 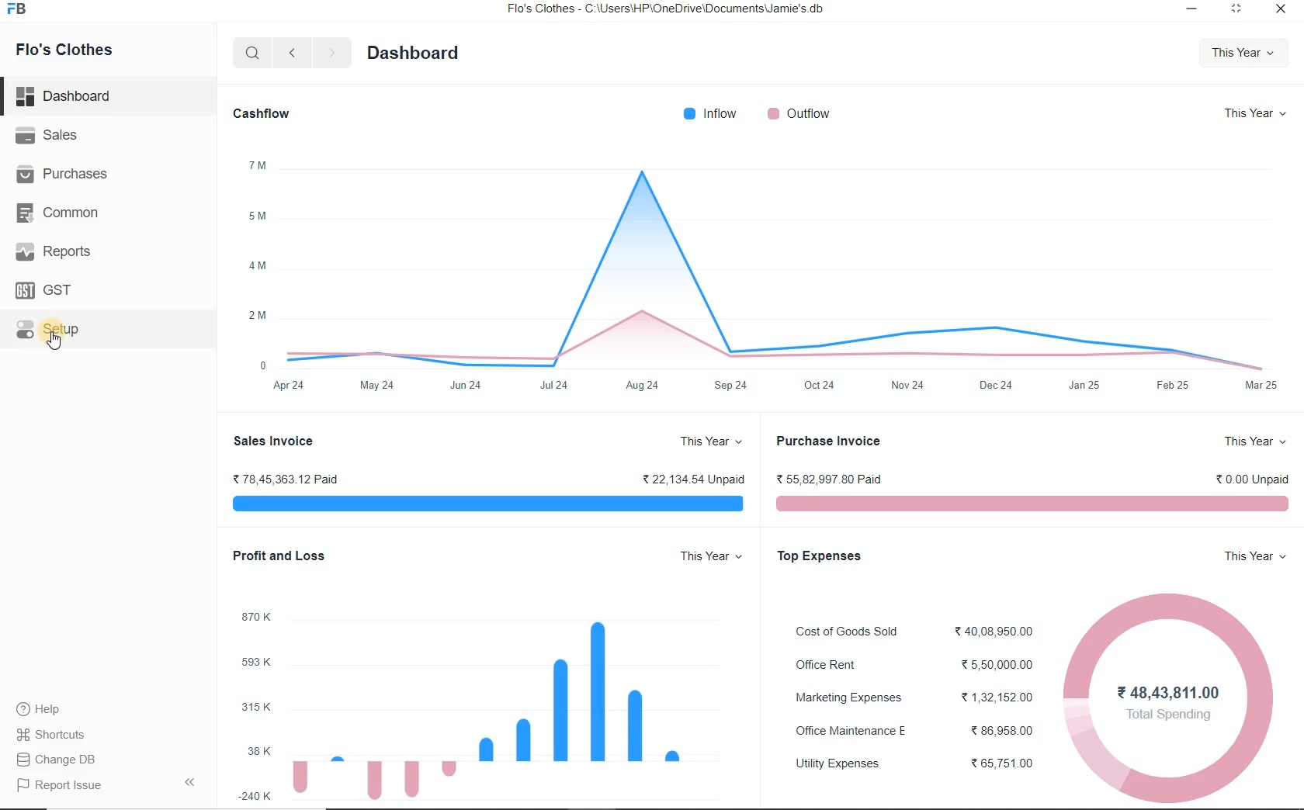 What do you see at coordinates (914, 698) in the screenshot?
I see `Cost of Goods Sold < 40,08,950.00
Office Rent %5,50,000.00
Marketing Expenses %1,32,152.00
Office Maintenance E % 86,958.00
Utility Expenses 65,751.00` at bounding box center [914, 698].